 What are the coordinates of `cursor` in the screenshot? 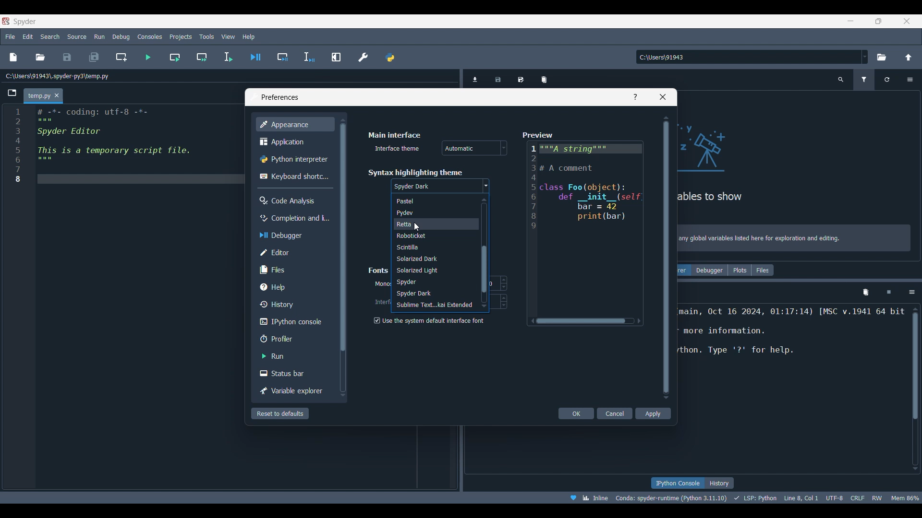 It's located at (417, 227).